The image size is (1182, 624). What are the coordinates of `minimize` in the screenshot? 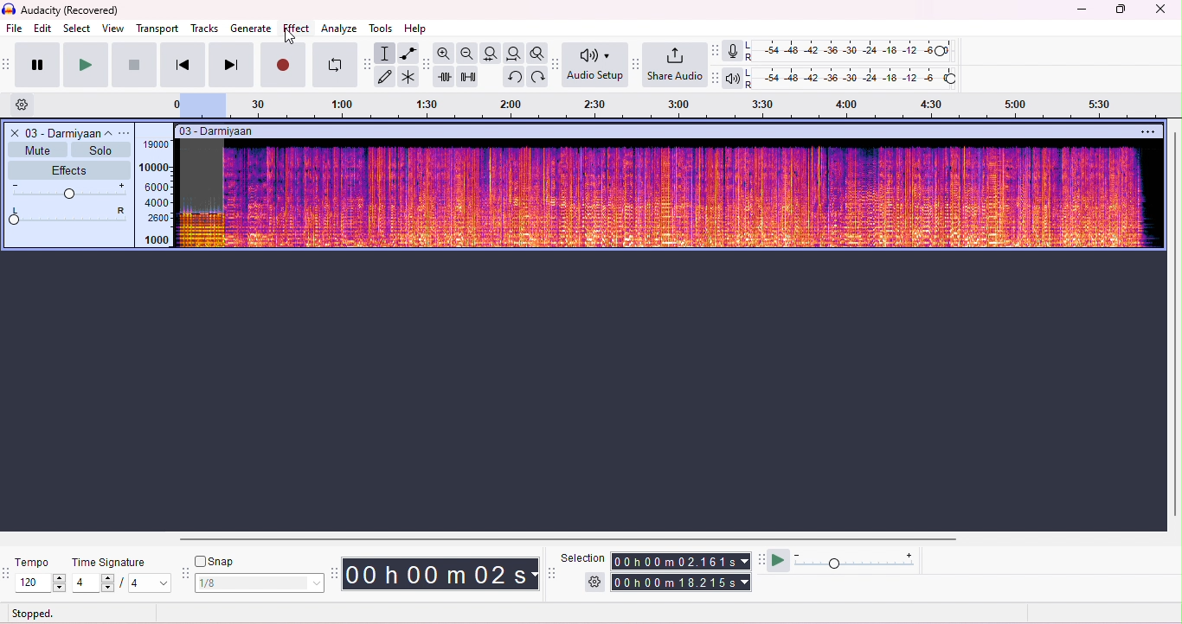 It's located at (1082, 12).